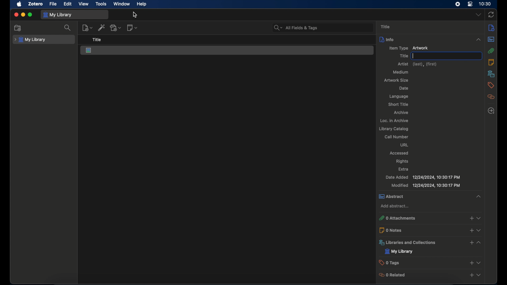 This screenshot has height=285, width=507. Describe the element at coordinates (396, 137) in the screenshot. I see `call number` at that location.